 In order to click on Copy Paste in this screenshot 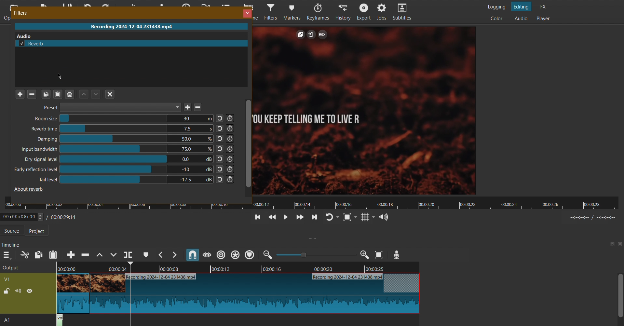, I will do `click(51, 94)`.